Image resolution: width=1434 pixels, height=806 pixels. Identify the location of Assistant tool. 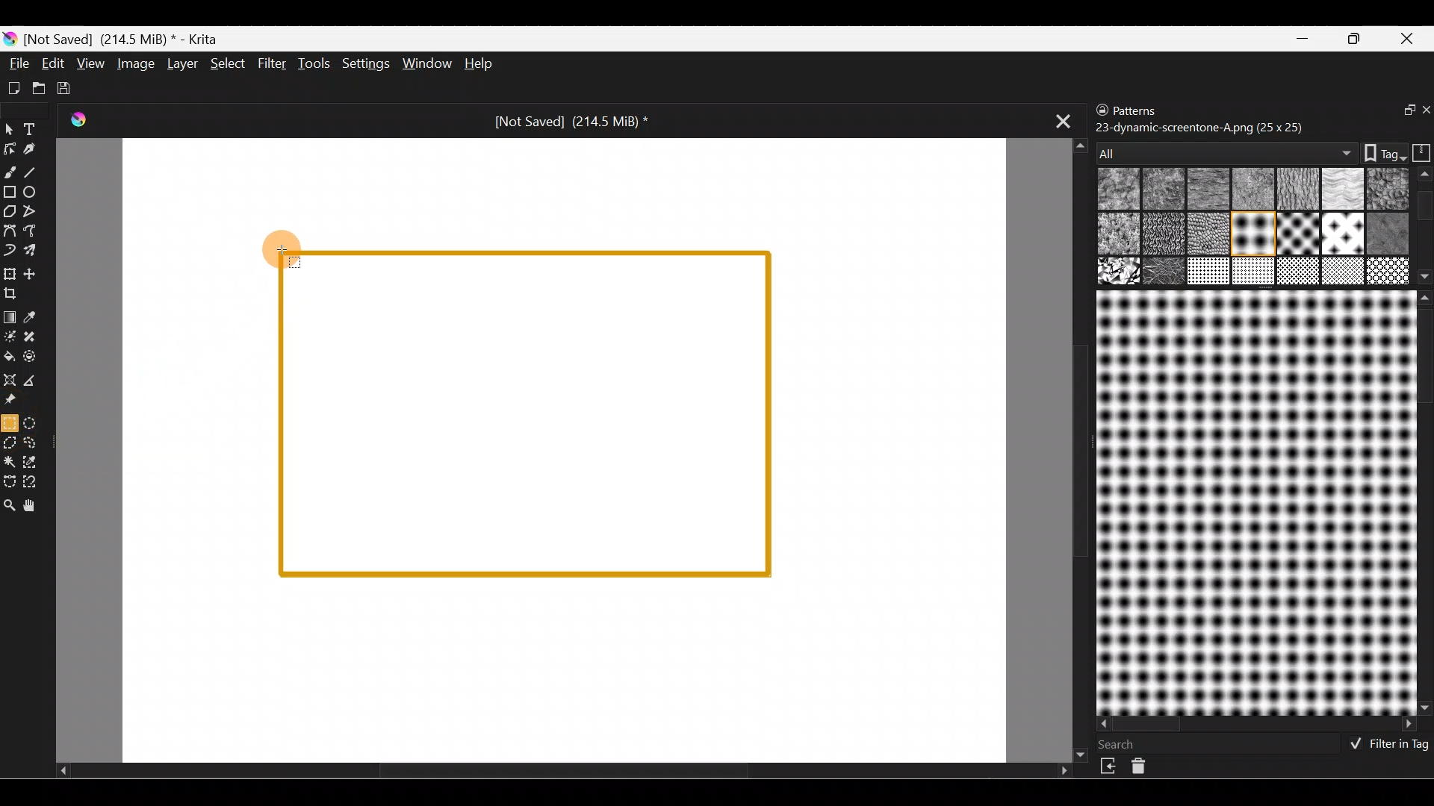
(10, 378).